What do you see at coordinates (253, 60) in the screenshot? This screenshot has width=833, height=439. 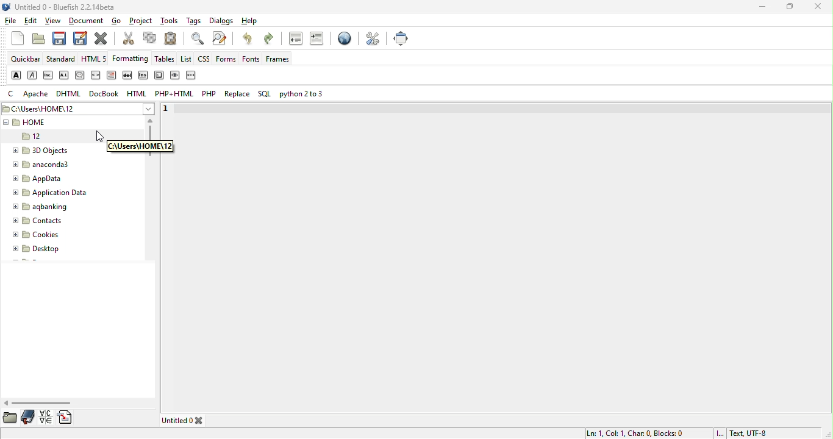 I see `fonts` at bounding box center [253, 60].